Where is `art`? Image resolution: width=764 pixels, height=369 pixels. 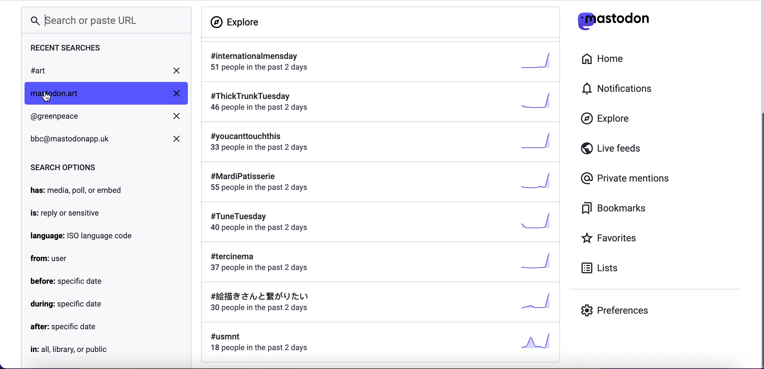
art is located at coordinates (107, 70).